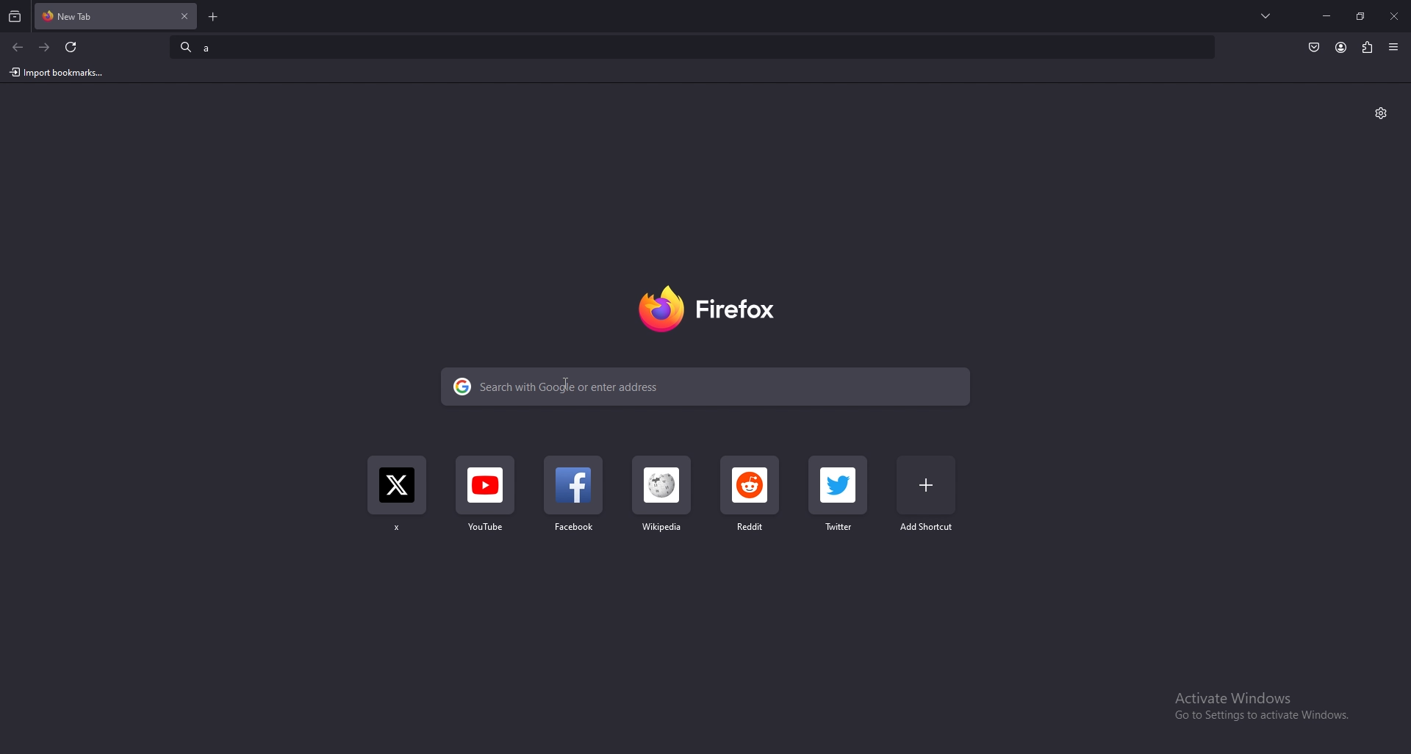  I want to click on add shortcut, so click(926, 494).